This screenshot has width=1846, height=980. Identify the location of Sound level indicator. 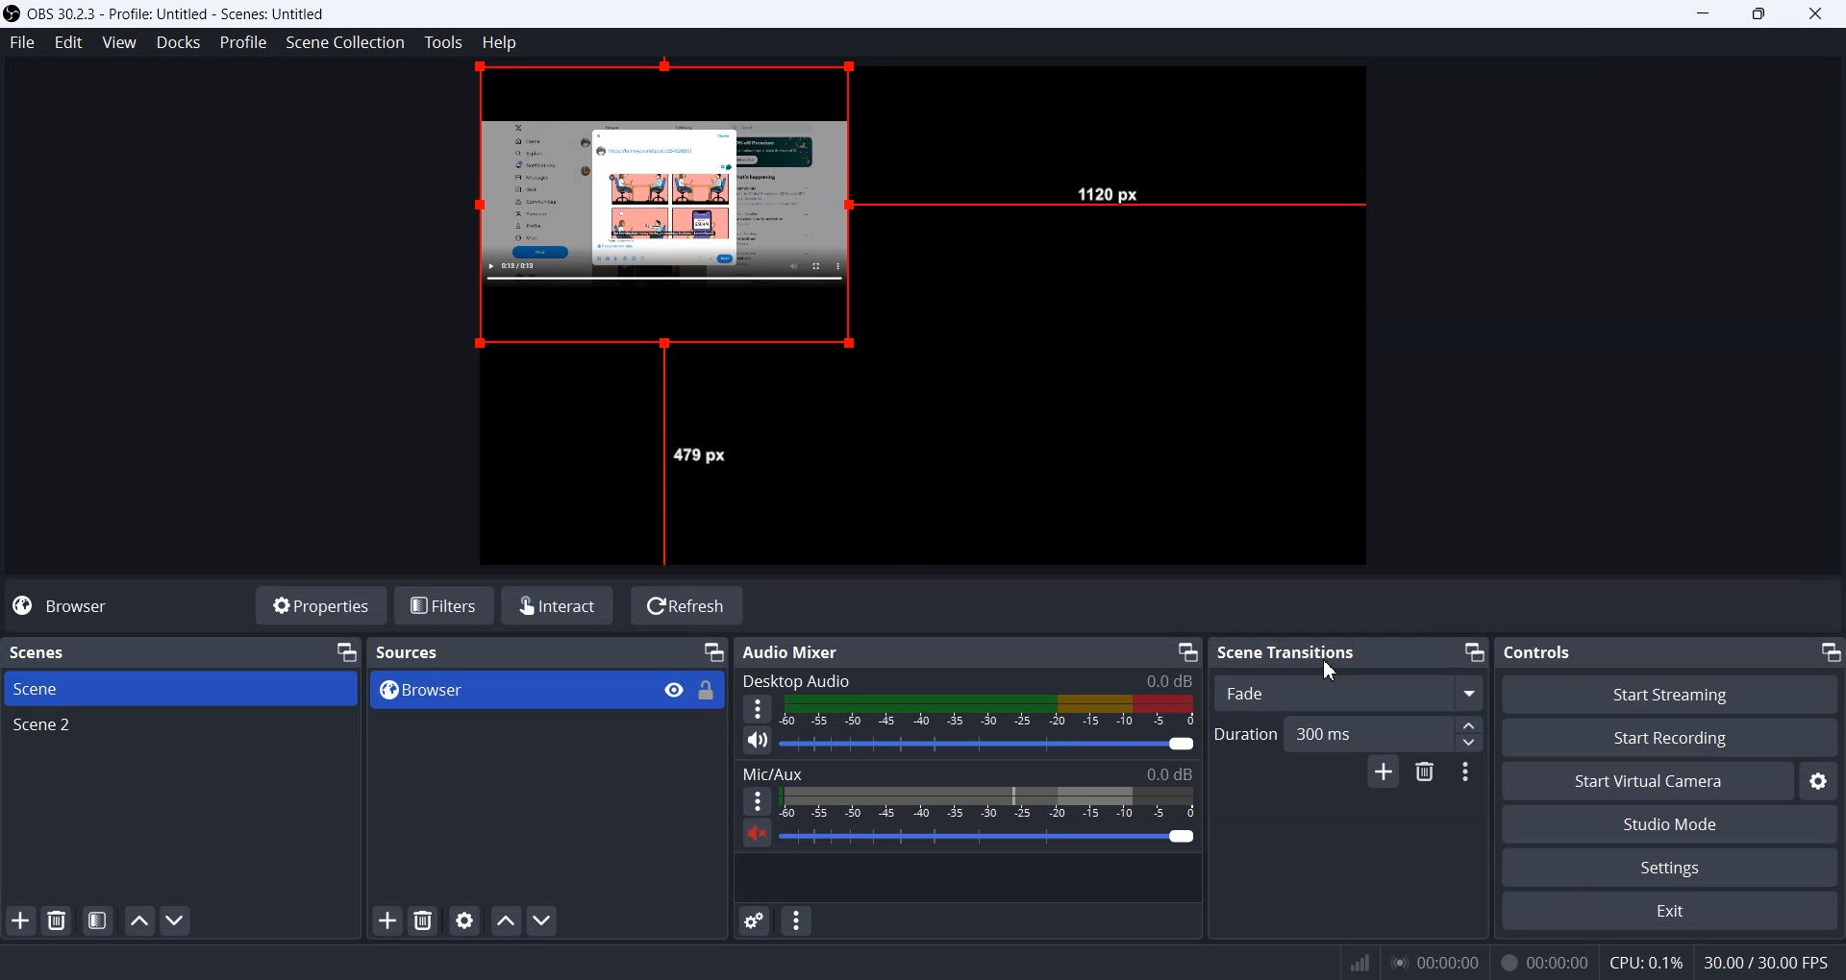
(988, 802).